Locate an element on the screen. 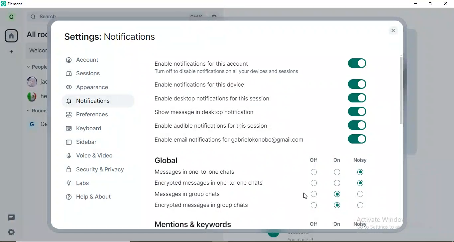 The width and height of the screenshot is (454, 242). labs is located at coordinates (98, 184).